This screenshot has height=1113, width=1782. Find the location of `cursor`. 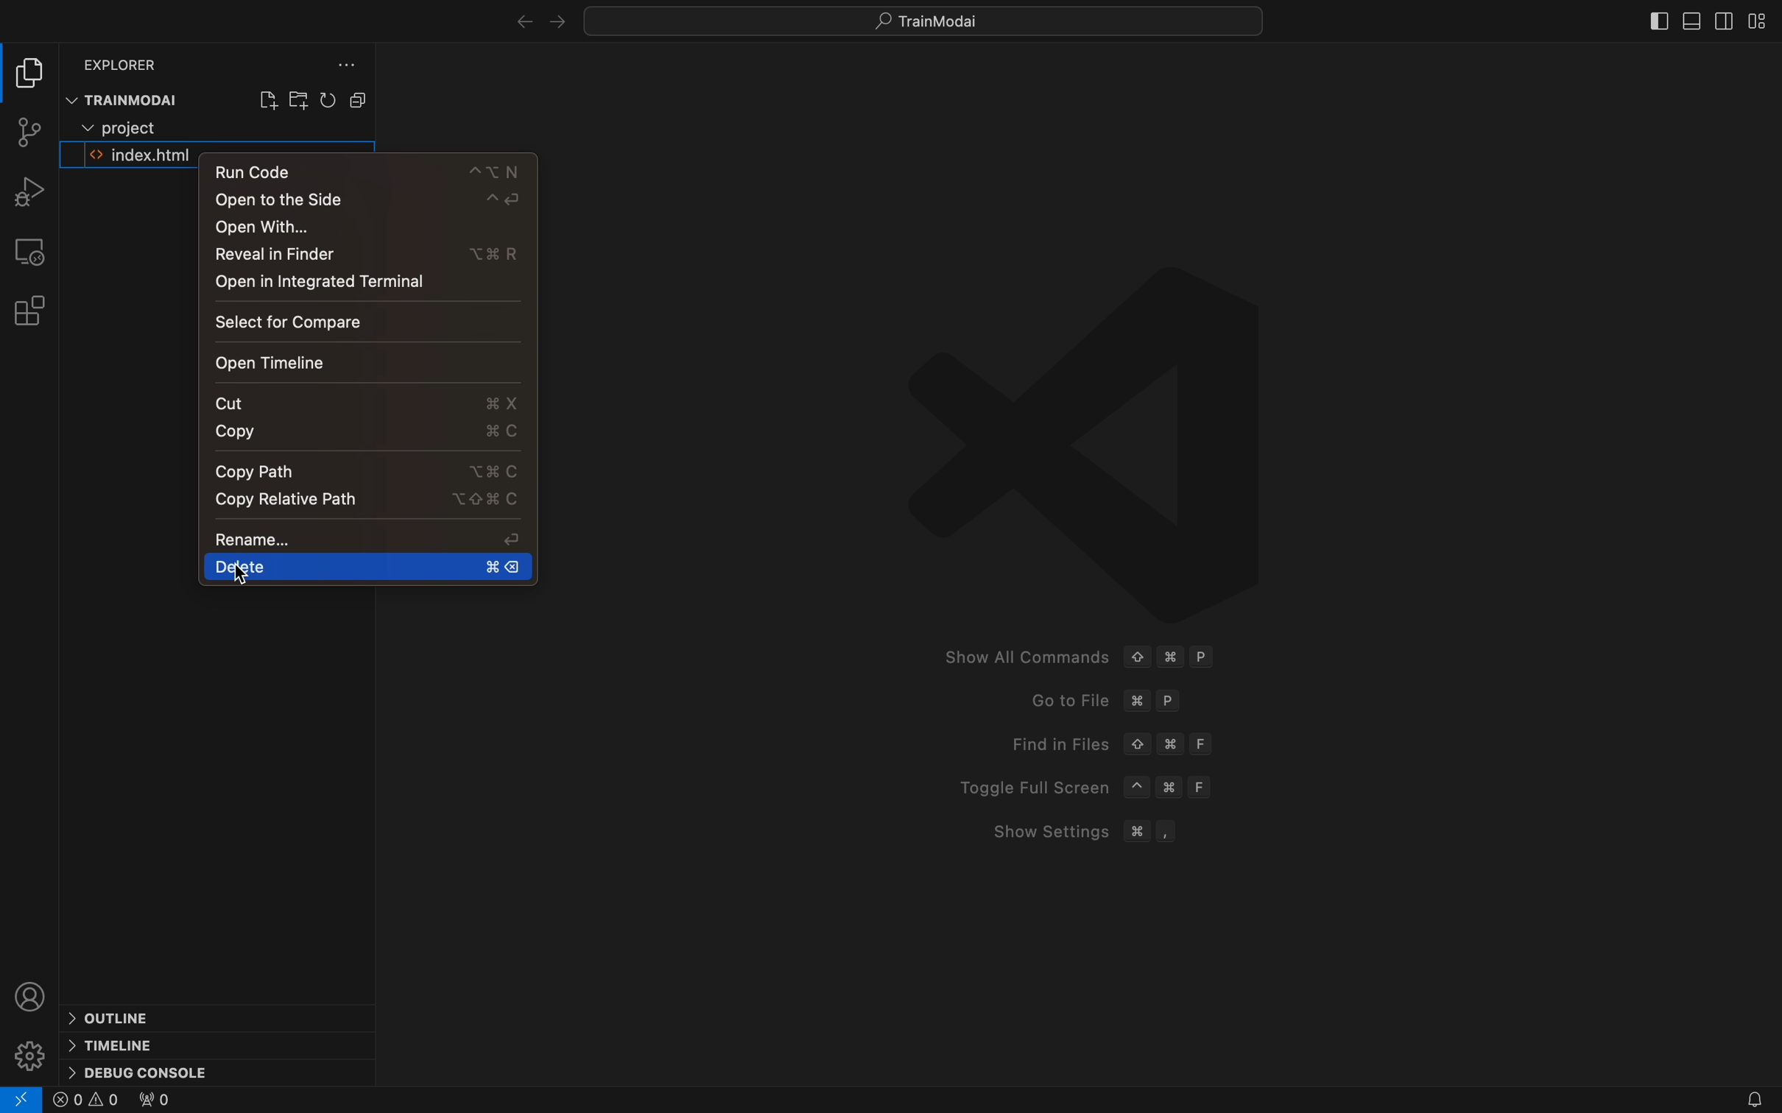

cursor is located at coordinates (245, 579).